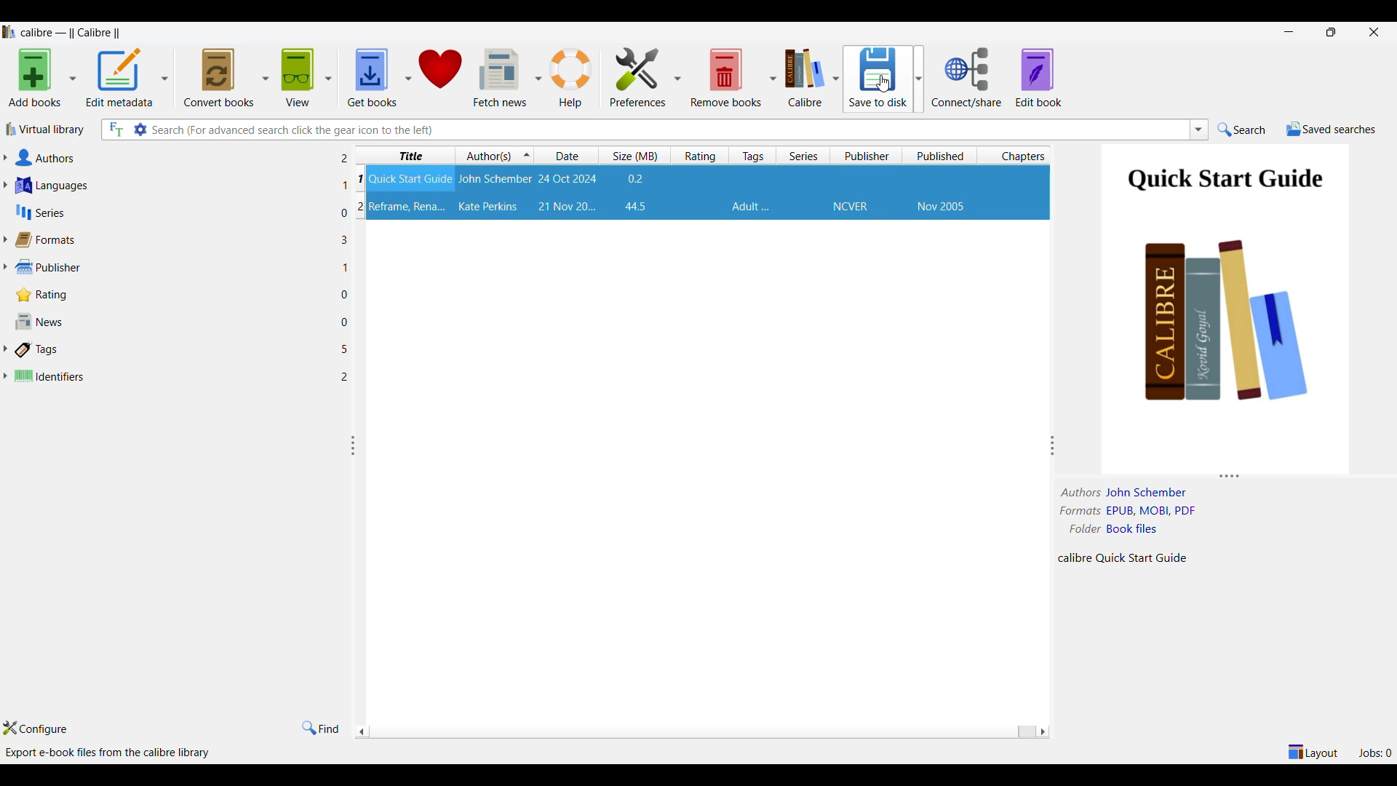 Image resolution: width=1397 pixels, height=786 pixels. What do you see at coordinates (342, 186) in the screenshot?
I see `1` at bounding box center [342, 186].